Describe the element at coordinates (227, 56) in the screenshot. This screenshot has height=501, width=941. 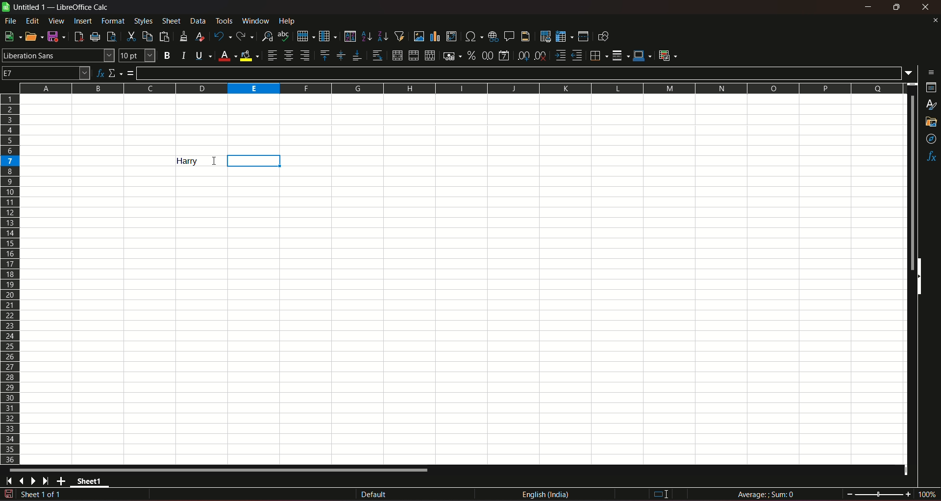
I see `font color` at that location.